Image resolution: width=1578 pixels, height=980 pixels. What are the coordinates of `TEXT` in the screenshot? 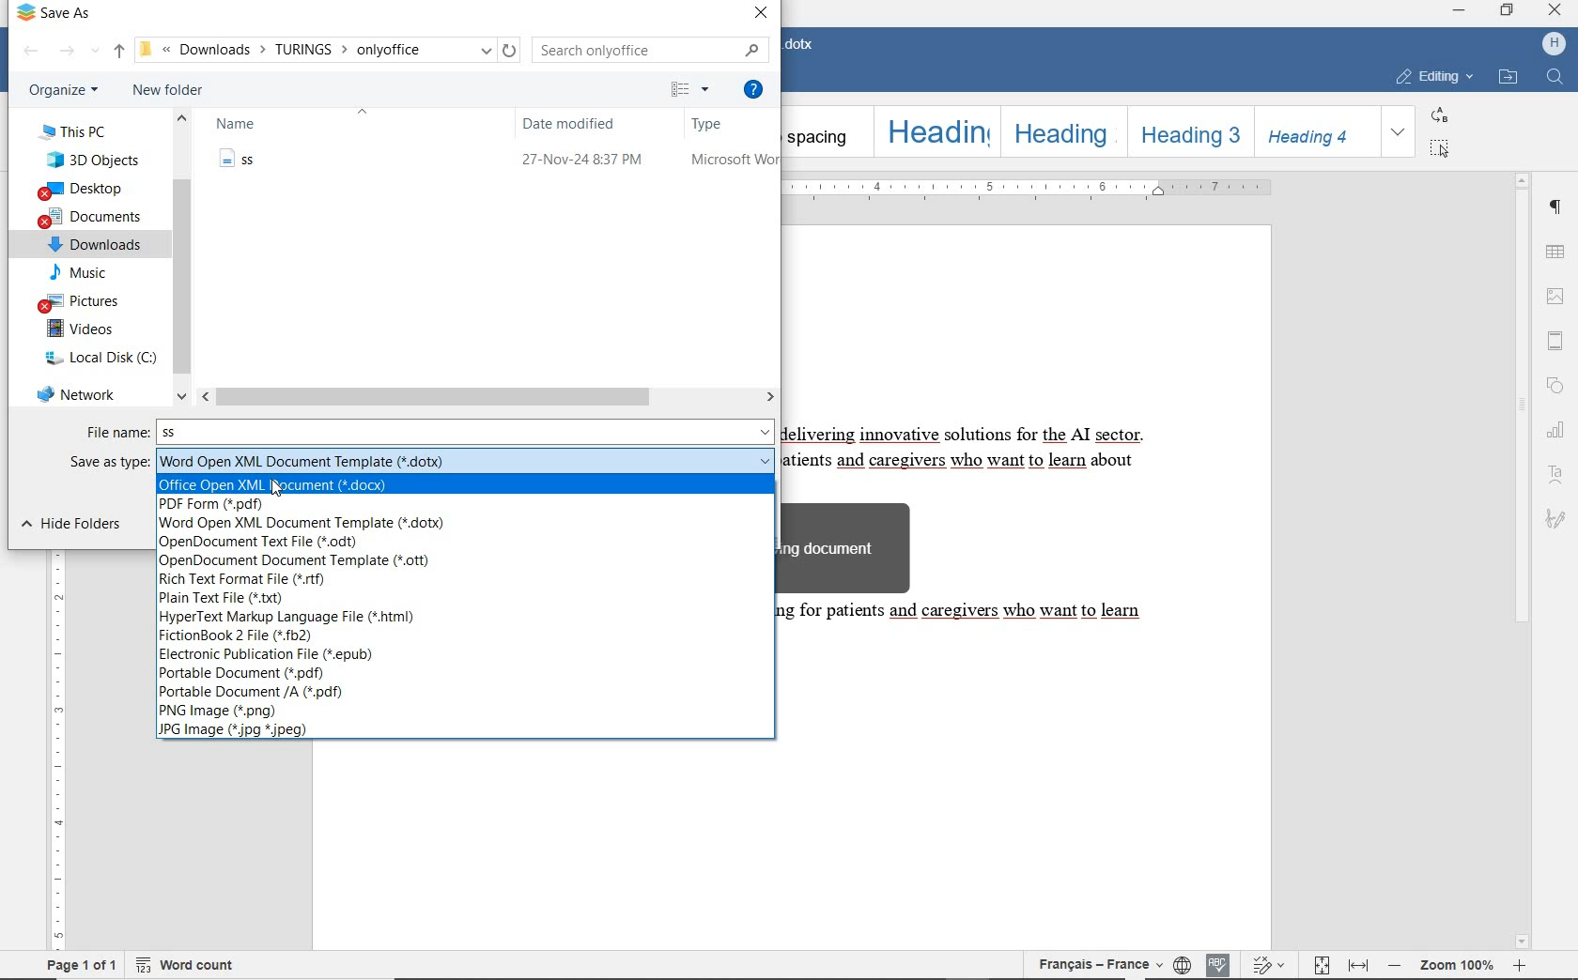 It's located at (982, 566).